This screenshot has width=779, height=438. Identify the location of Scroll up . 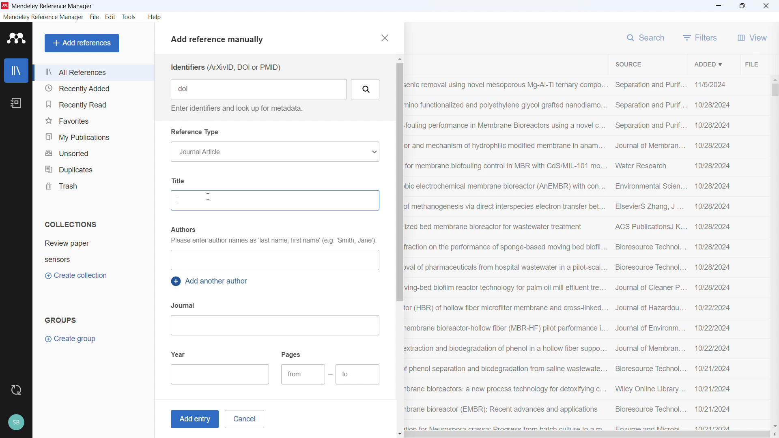
(774, 79).